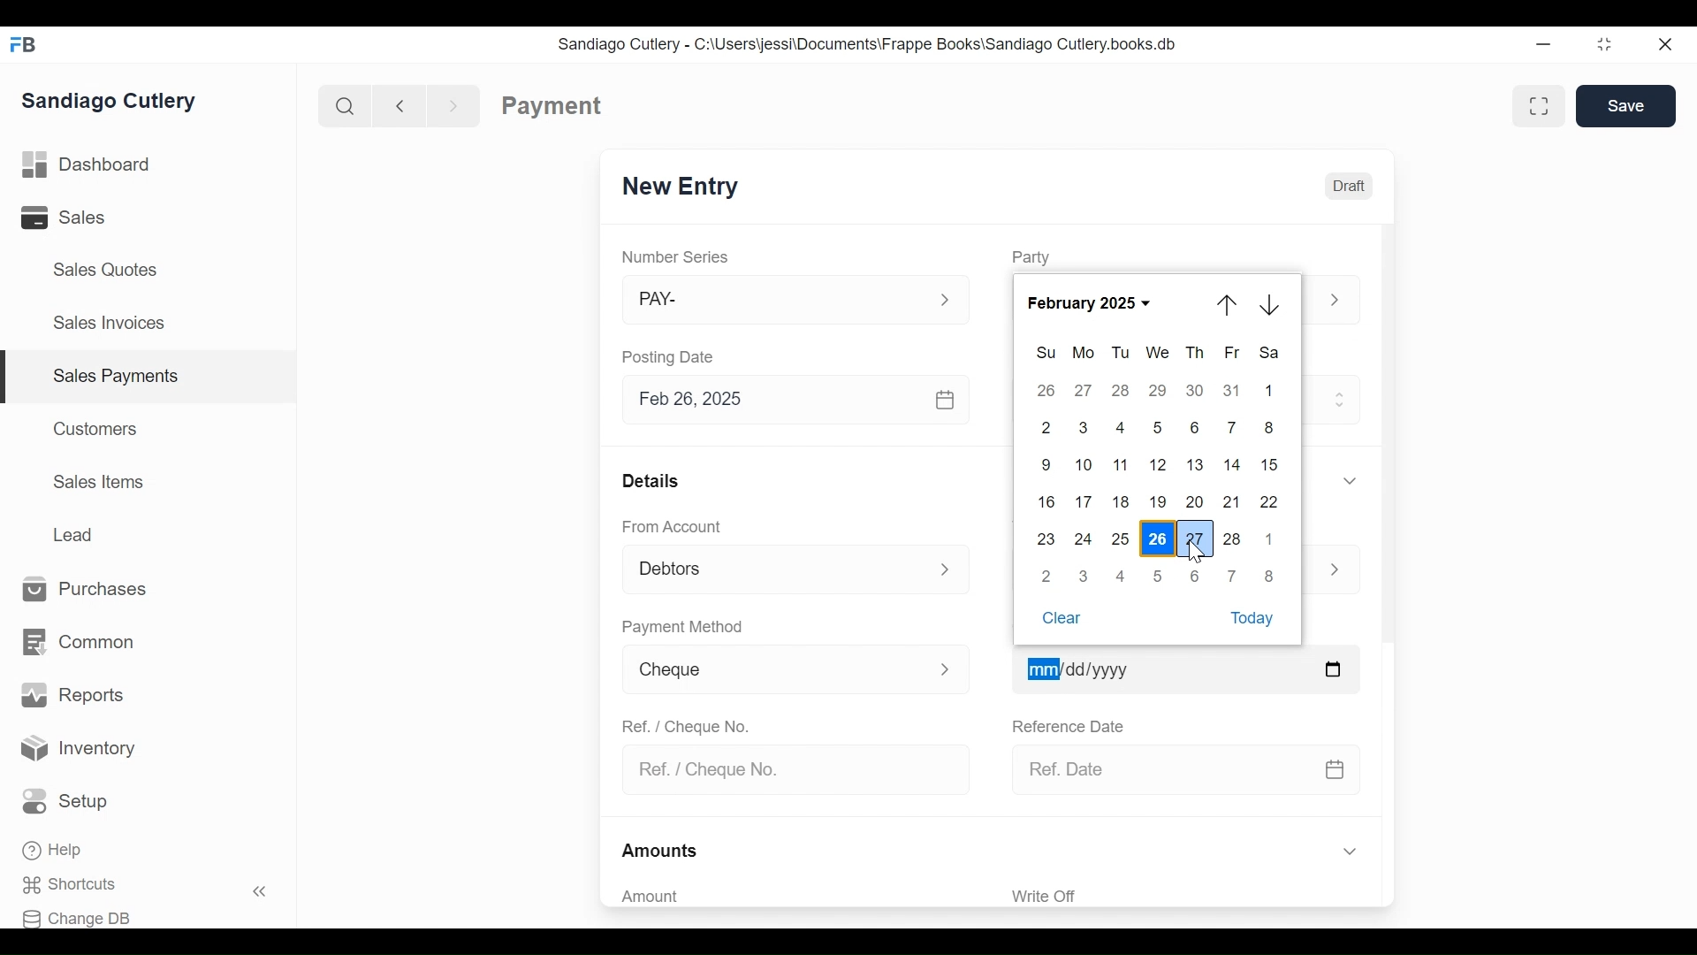 The image size is (1697, 955). Describe the element at coordinates (1122, 577) in the screenshot. I see `4` at that location.